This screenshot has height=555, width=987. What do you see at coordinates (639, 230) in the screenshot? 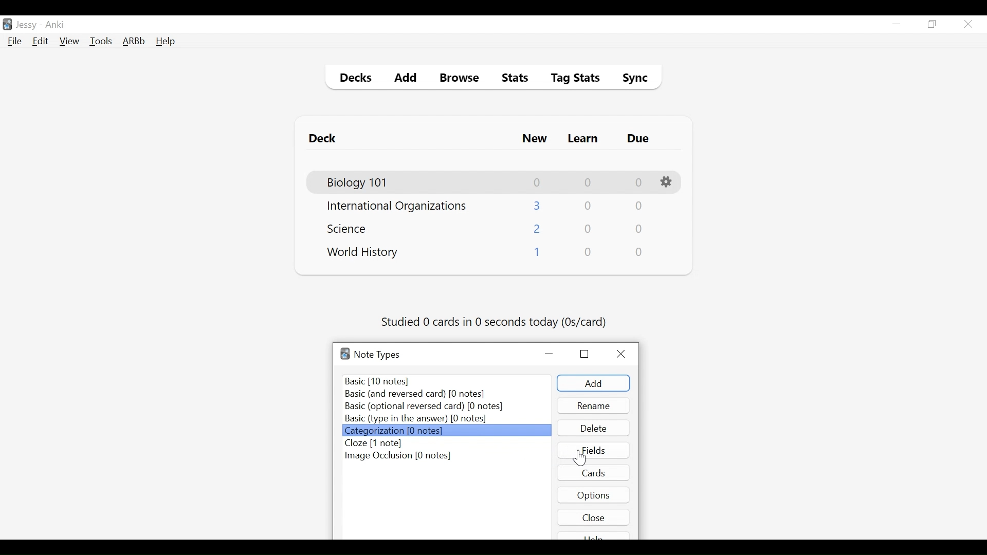
I see `Due Card Count` at bounding box center [639, 230].